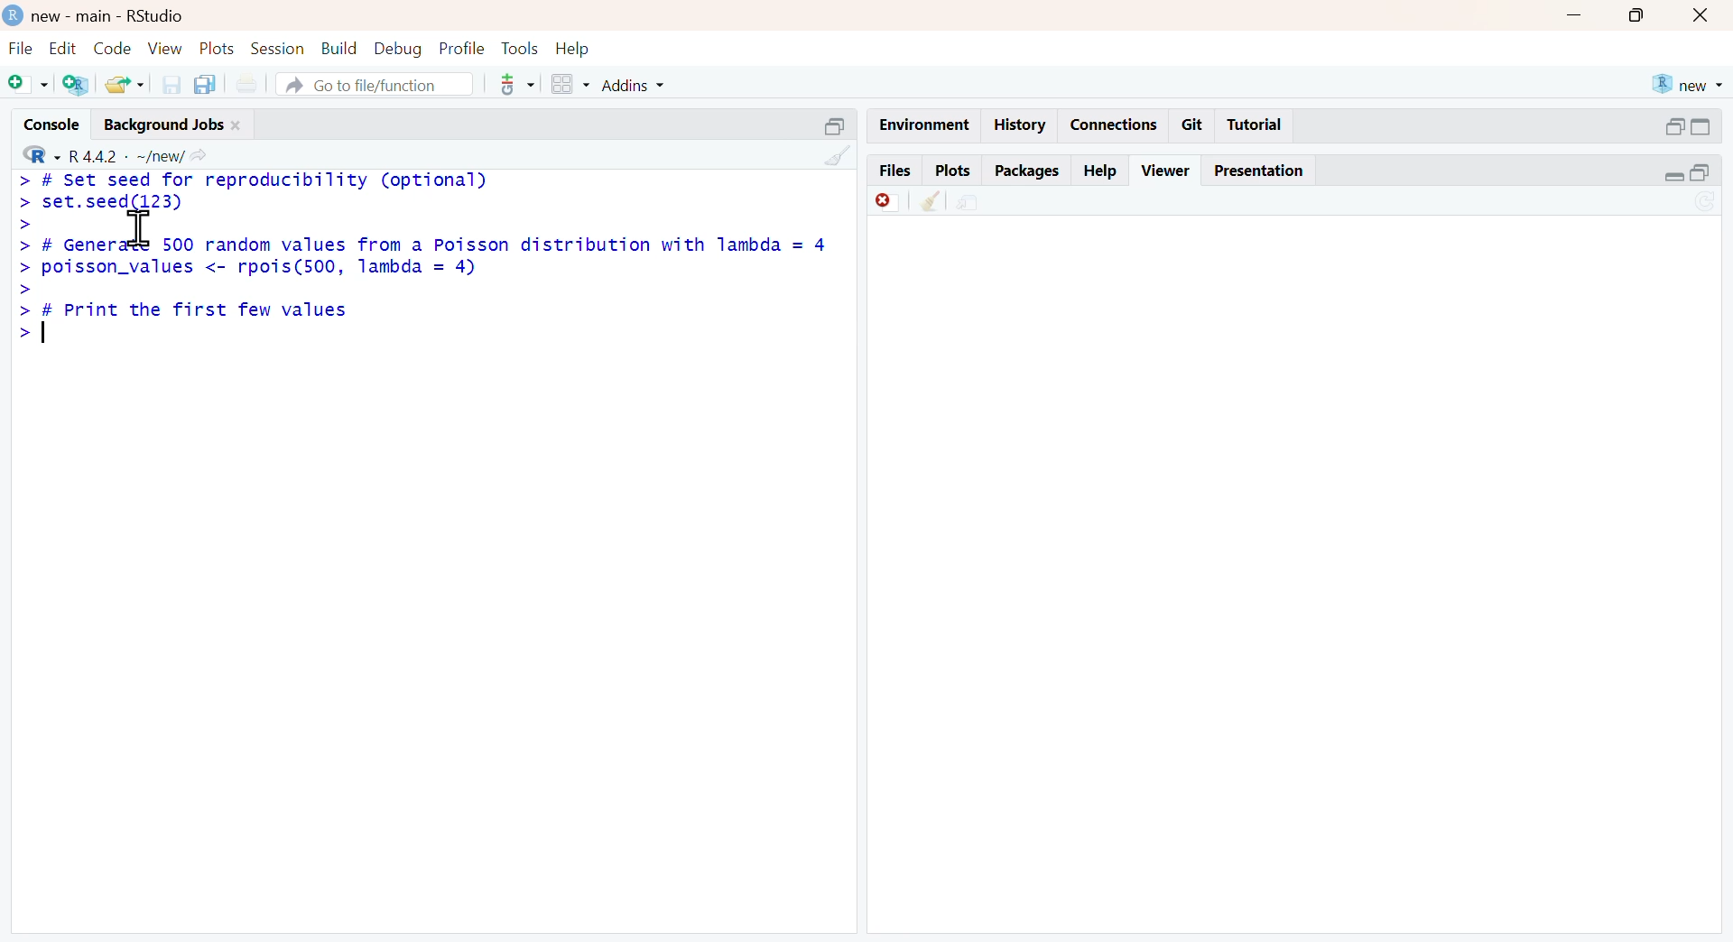  What do you see at coordinates (1675, 127) in the screenshot?
I see `open in separate window` at bounding box center [1675, 127].